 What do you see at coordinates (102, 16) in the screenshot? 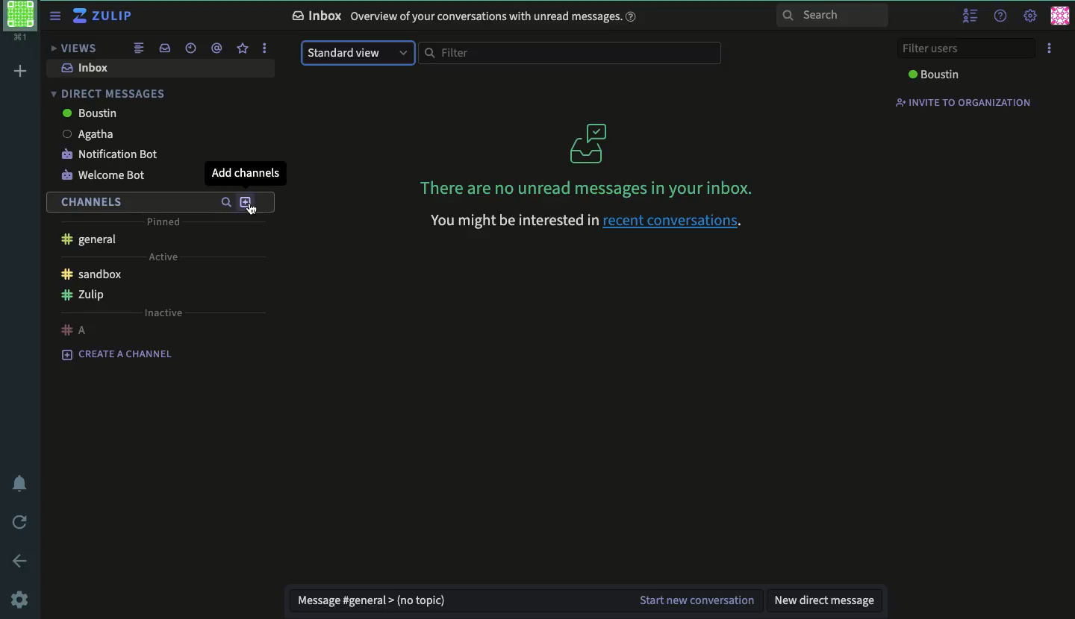
I see `Zulip` at bounding box center [102, 16].